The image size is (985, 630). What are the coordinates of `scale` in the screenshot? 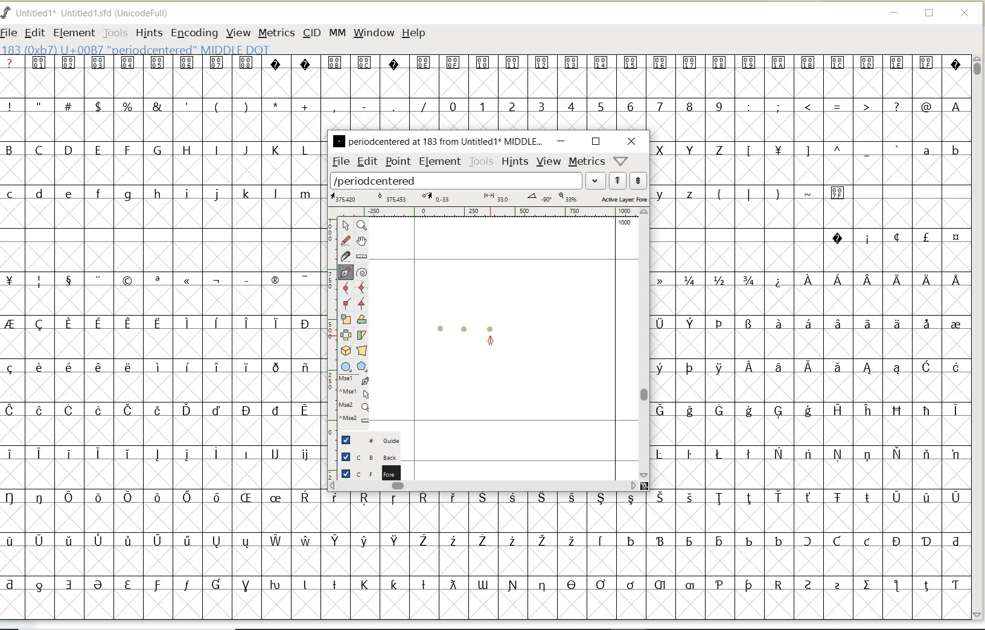 It's located at (329, 318).